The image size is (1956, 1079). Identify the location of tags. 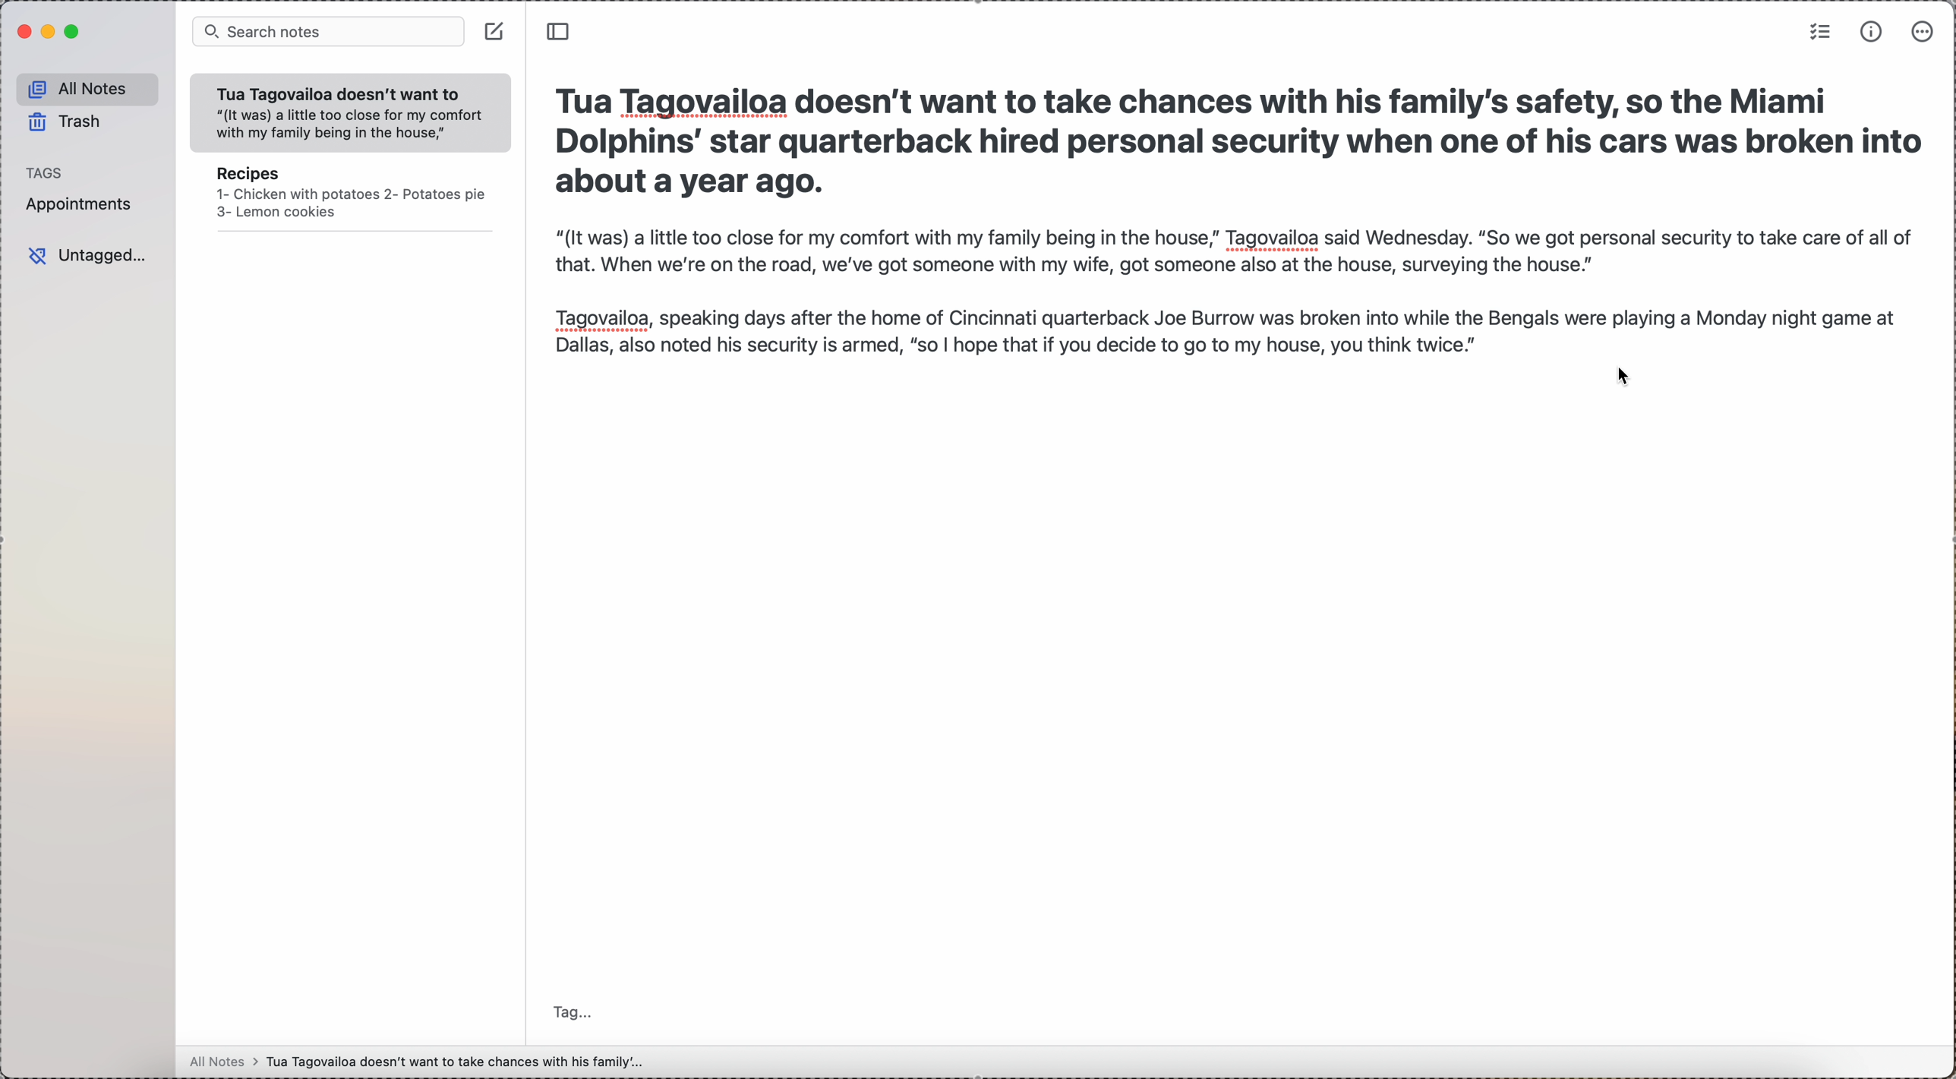
(44, 172).